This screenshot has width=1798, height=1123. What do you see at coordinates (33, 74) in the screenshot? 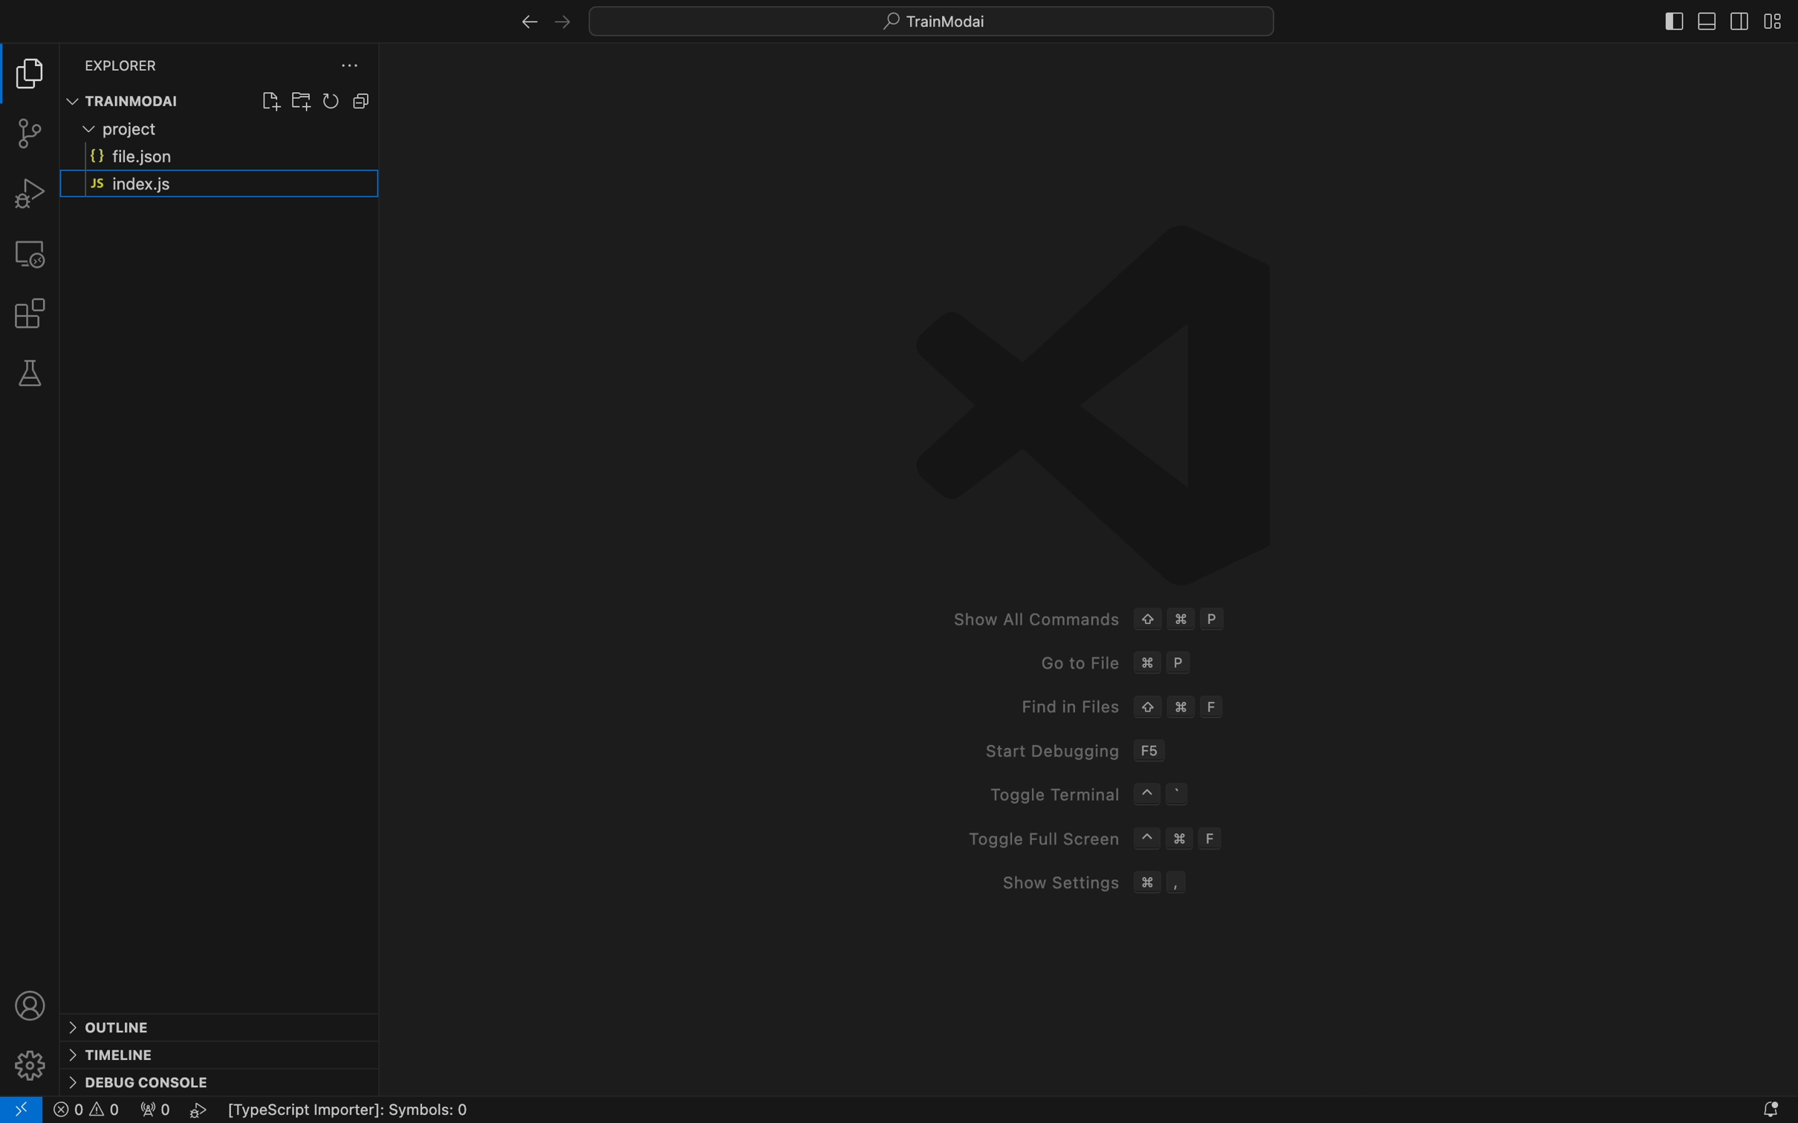
I see `file explore` at bounding box center [33, 74].